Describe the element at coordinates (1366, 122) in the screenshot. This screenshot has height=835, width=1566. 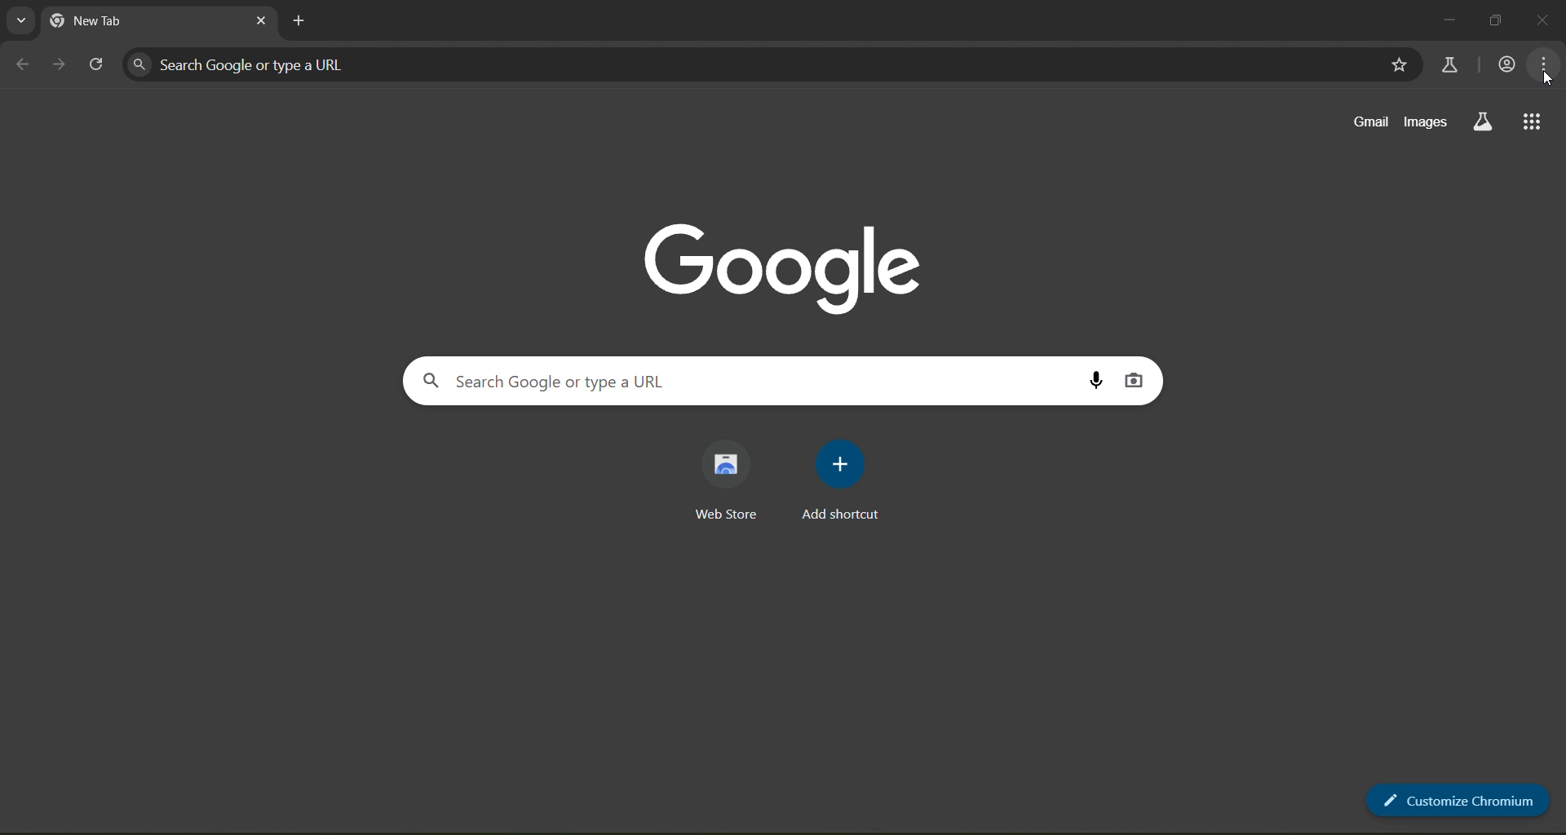
I see `gmail` at that location.